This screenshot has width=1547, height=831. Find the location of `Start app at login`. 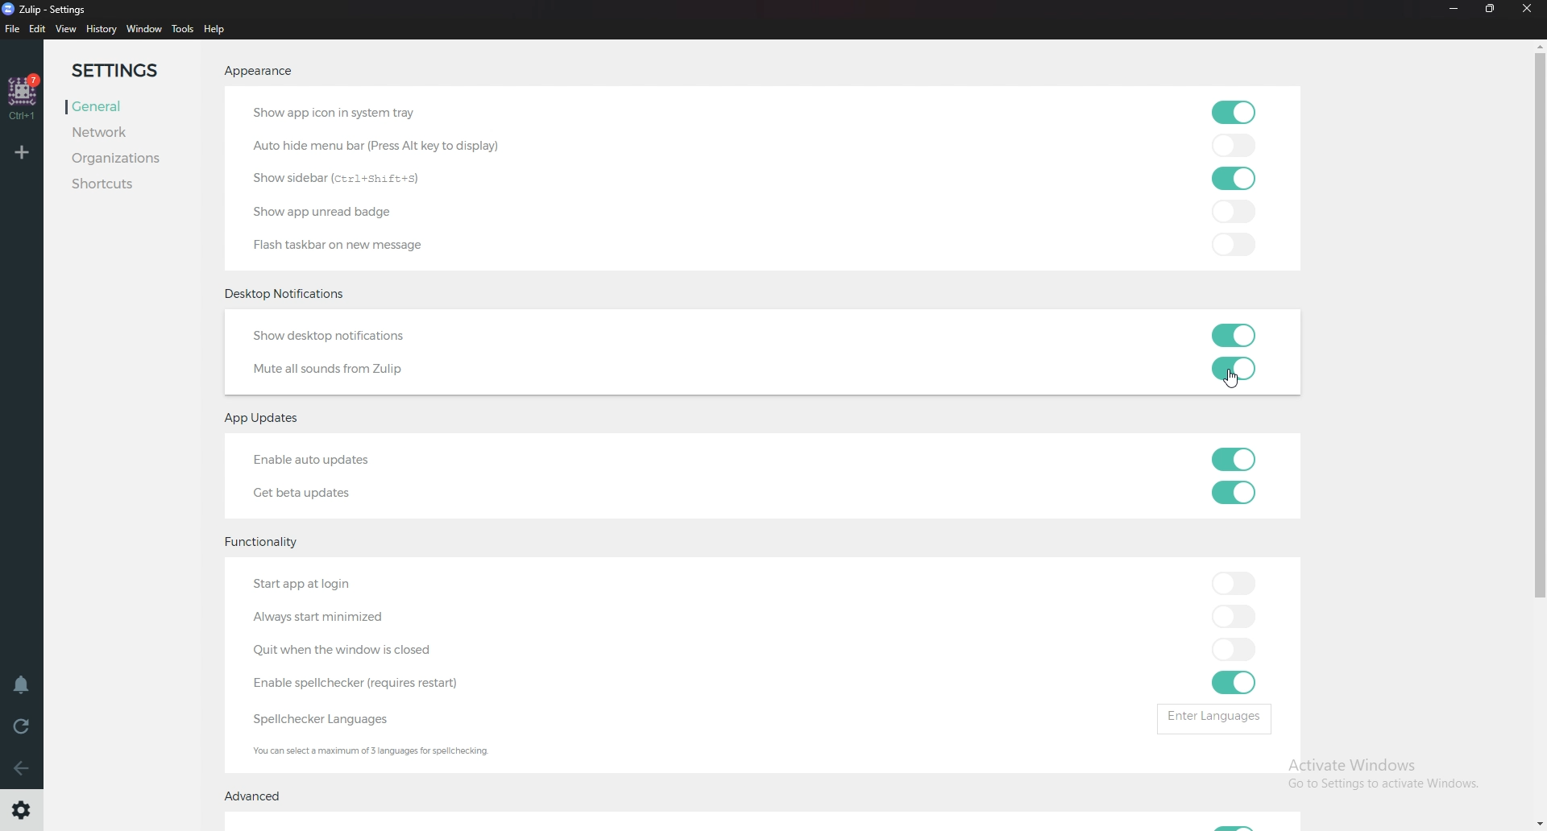

Start app at login is located at coordinates (309, 585).